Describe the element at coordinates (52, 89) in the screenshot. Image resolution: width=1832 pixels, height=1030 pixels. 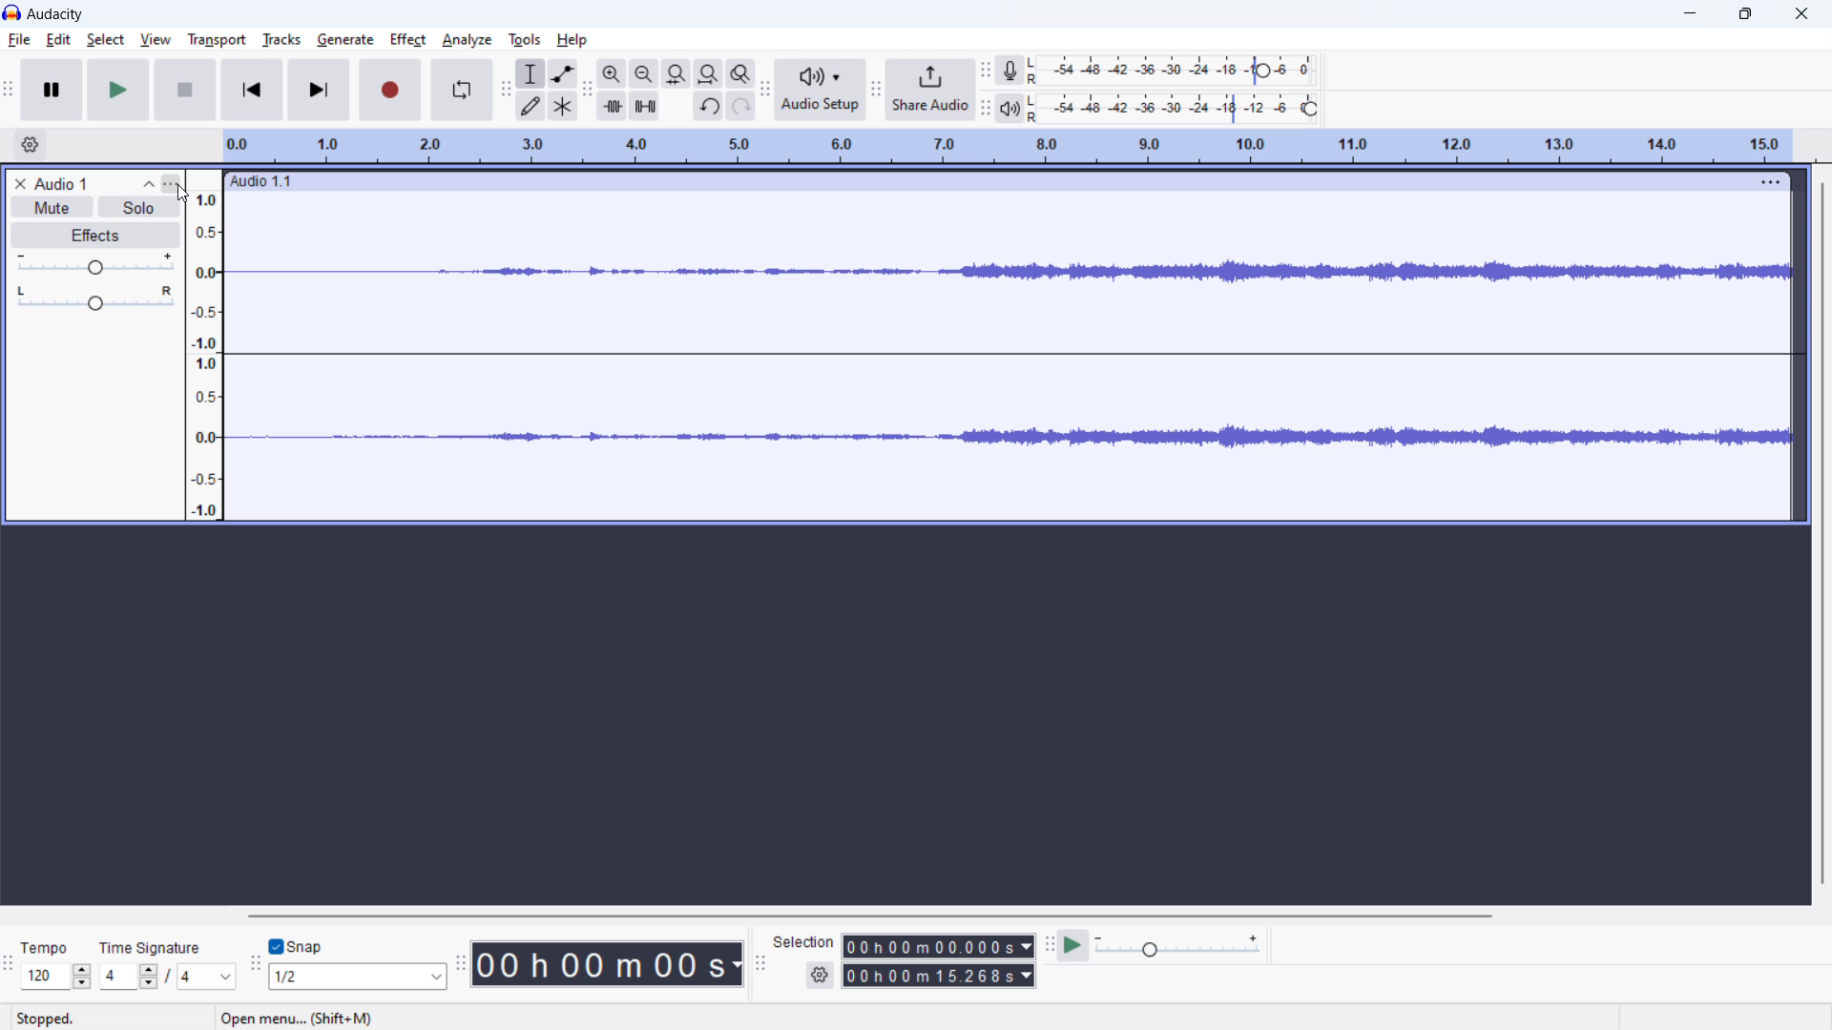
I see `pause` at that location.